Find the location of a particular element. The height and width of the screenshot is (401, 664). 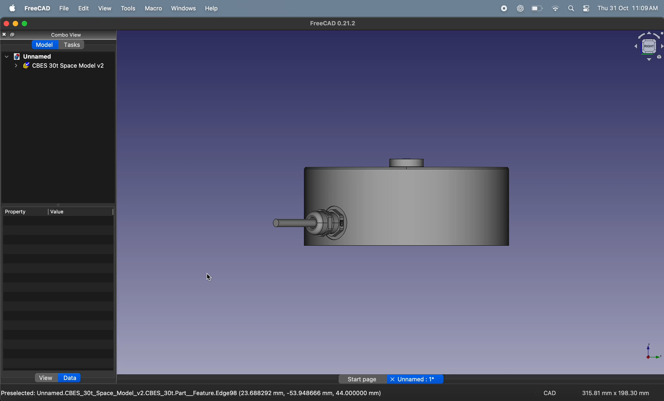

edit is located at coordinates (83, 8).